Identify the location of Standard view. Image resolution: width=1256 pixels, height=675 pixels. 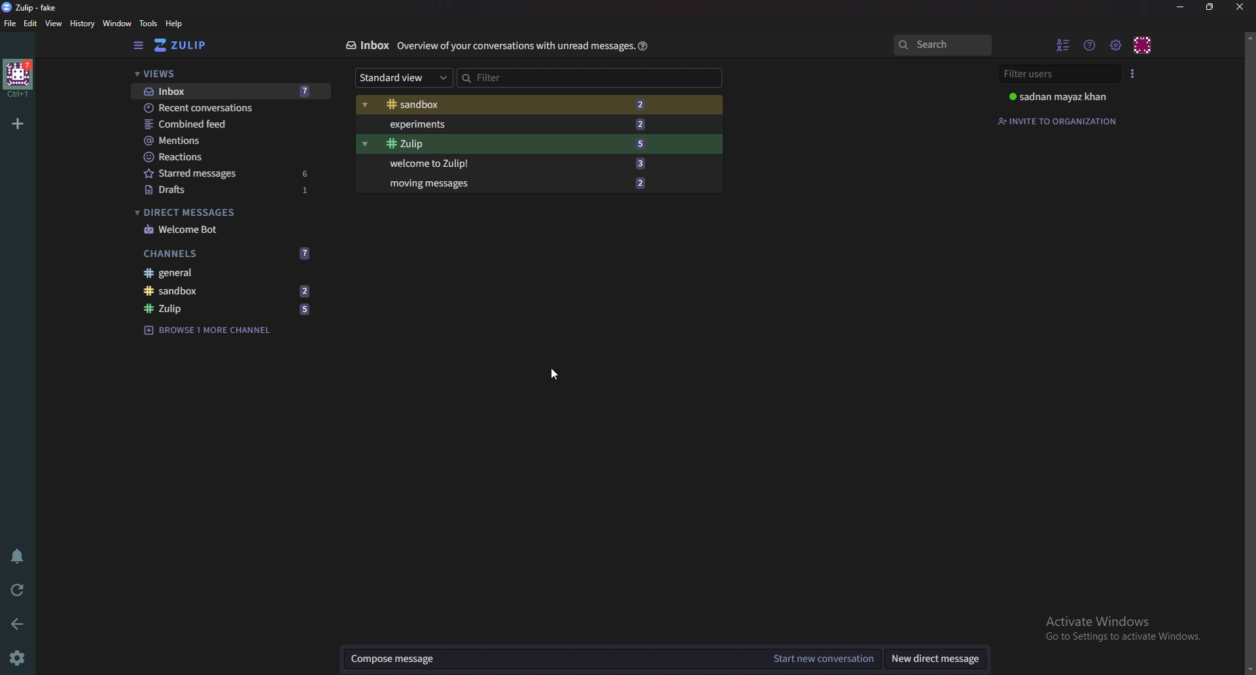
(404, 77).